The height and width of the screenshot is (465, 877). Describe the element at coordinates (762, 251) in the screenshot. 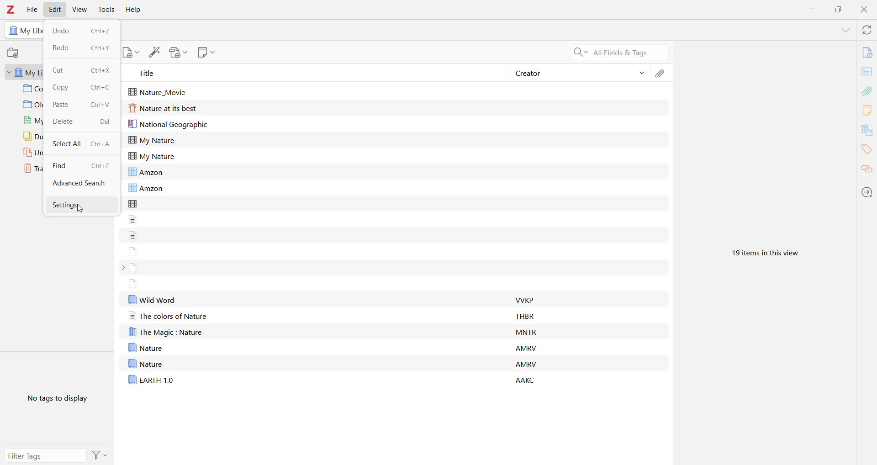

I see `19 items in this view` at that location.